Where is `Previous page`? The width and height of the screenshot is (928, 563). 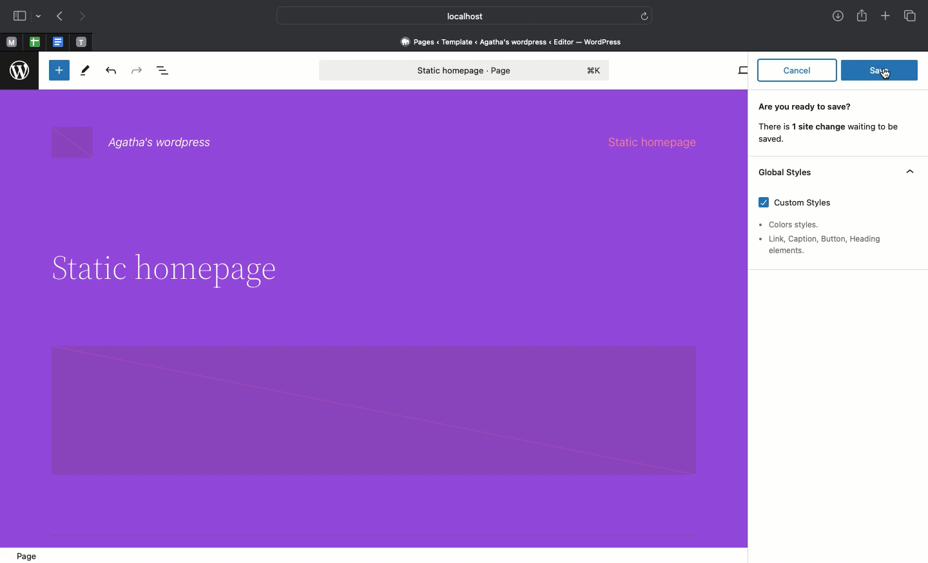
Previous page is located at coordinates (59, 17).